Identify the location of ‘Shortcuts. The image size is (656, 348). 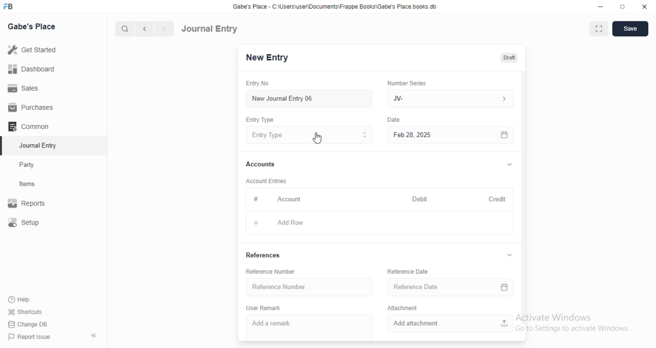
(32, 312).